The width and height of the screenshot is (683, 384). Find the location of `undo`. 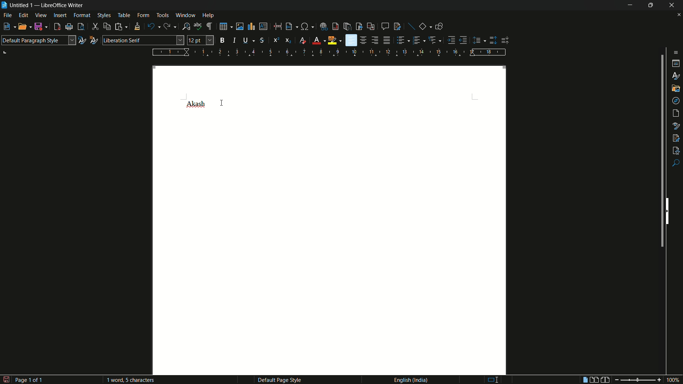

undo is located at coordinates (151, 27).